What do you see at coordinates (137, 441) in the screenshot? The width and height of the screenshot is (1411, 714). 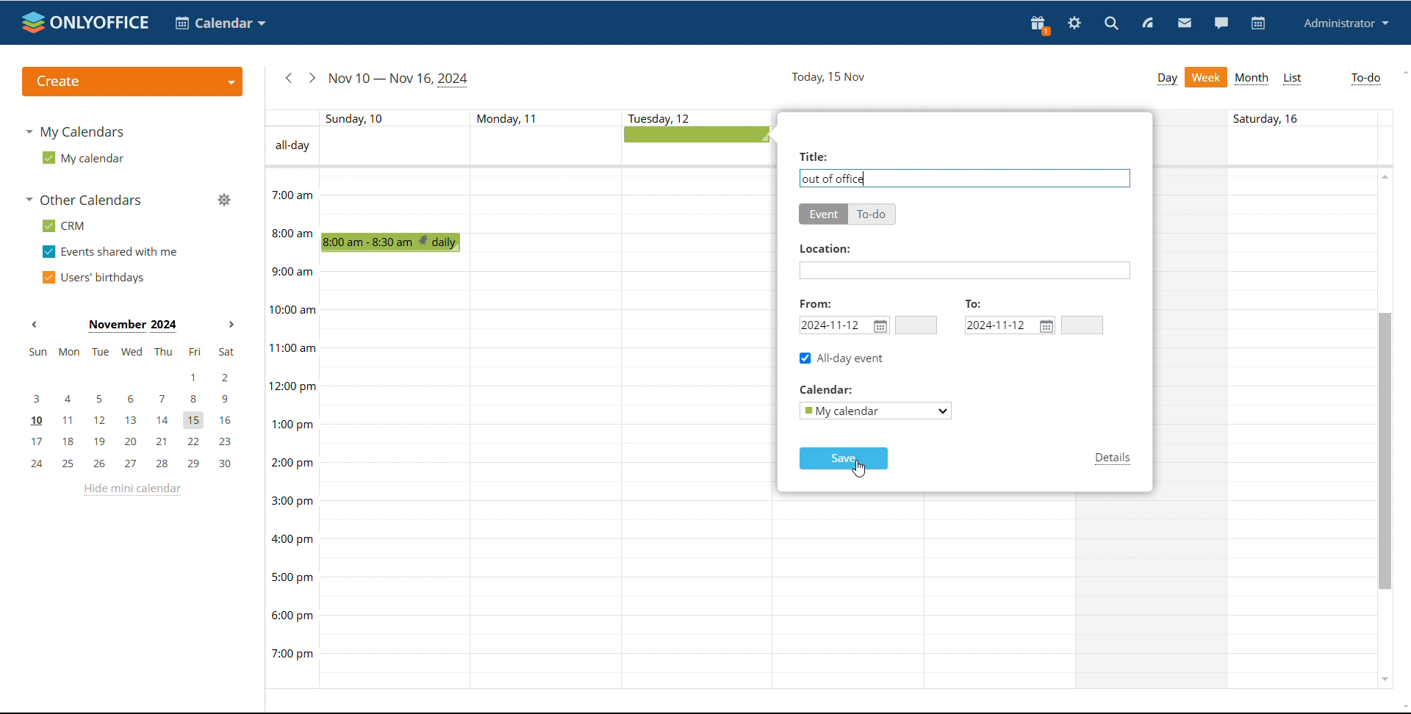 I see `17, 18, 19, 20, 21, 22, 23` at bounding box center [137, 441].